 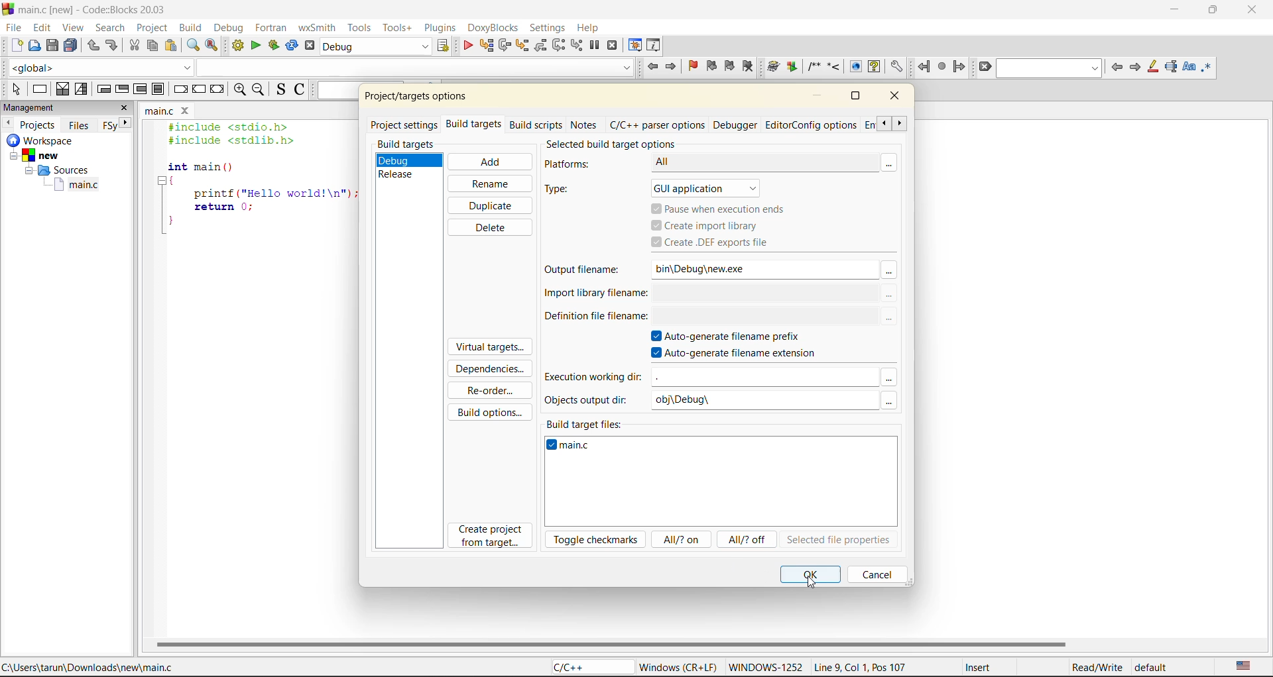 What do you see at coordinates (466, 45) in the screenshot?
I see `debug` at bounding box center [466, 45].